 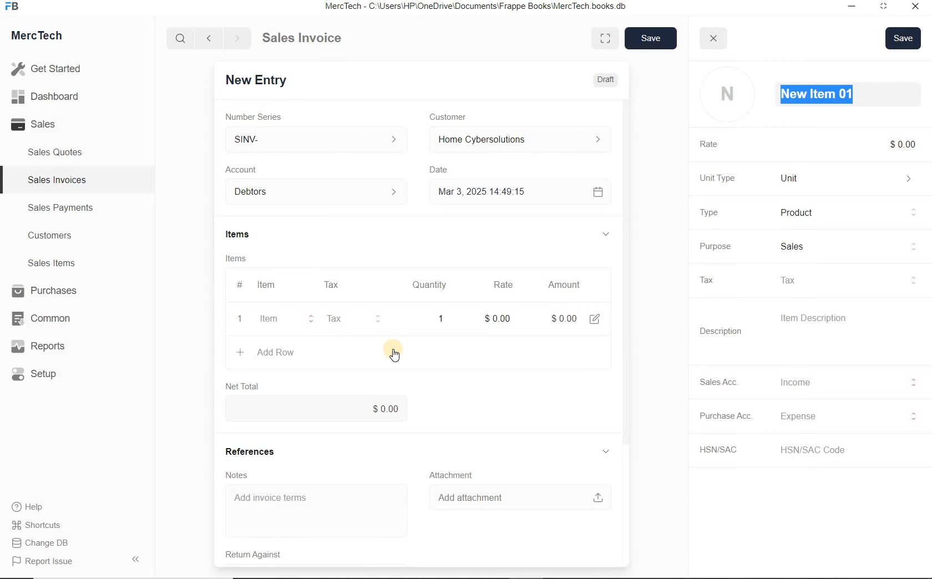 What do you see at coordinates (316, 139) in the screenshot?
I see `SINV-` at bounding box center [316, 139].